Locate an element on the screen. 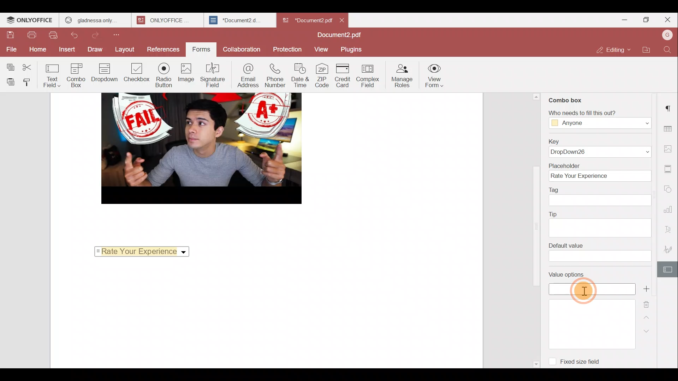  Complex field is located at coordinates (369, 77).